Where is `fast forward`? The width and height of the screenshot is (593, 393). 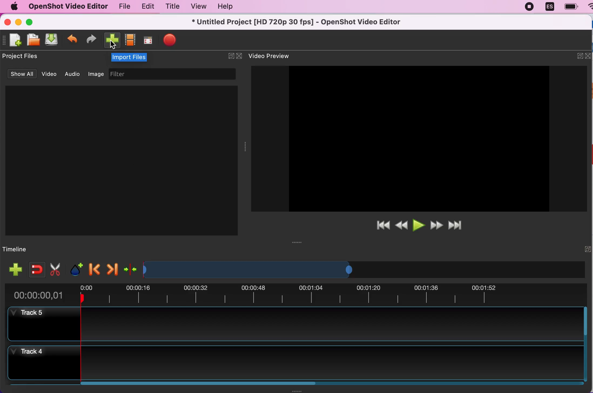 fast forward is located at coordinates (437, 225).